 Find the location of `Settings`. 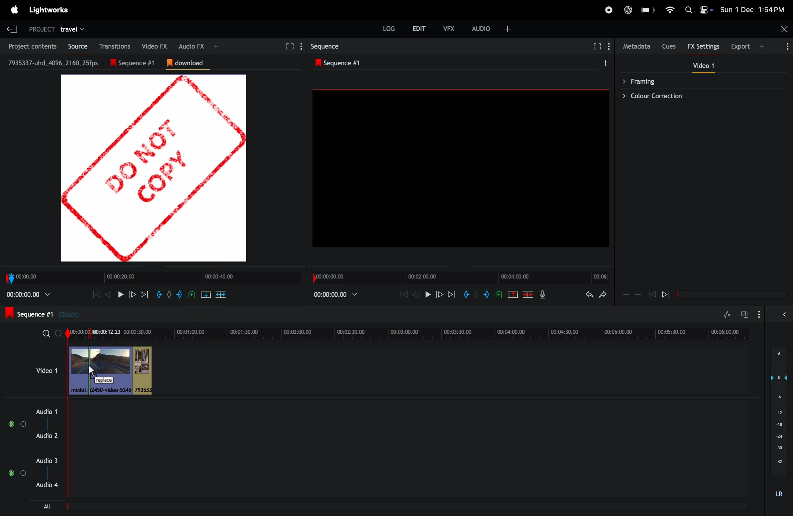

Settings is located at coordinates (302, 46).